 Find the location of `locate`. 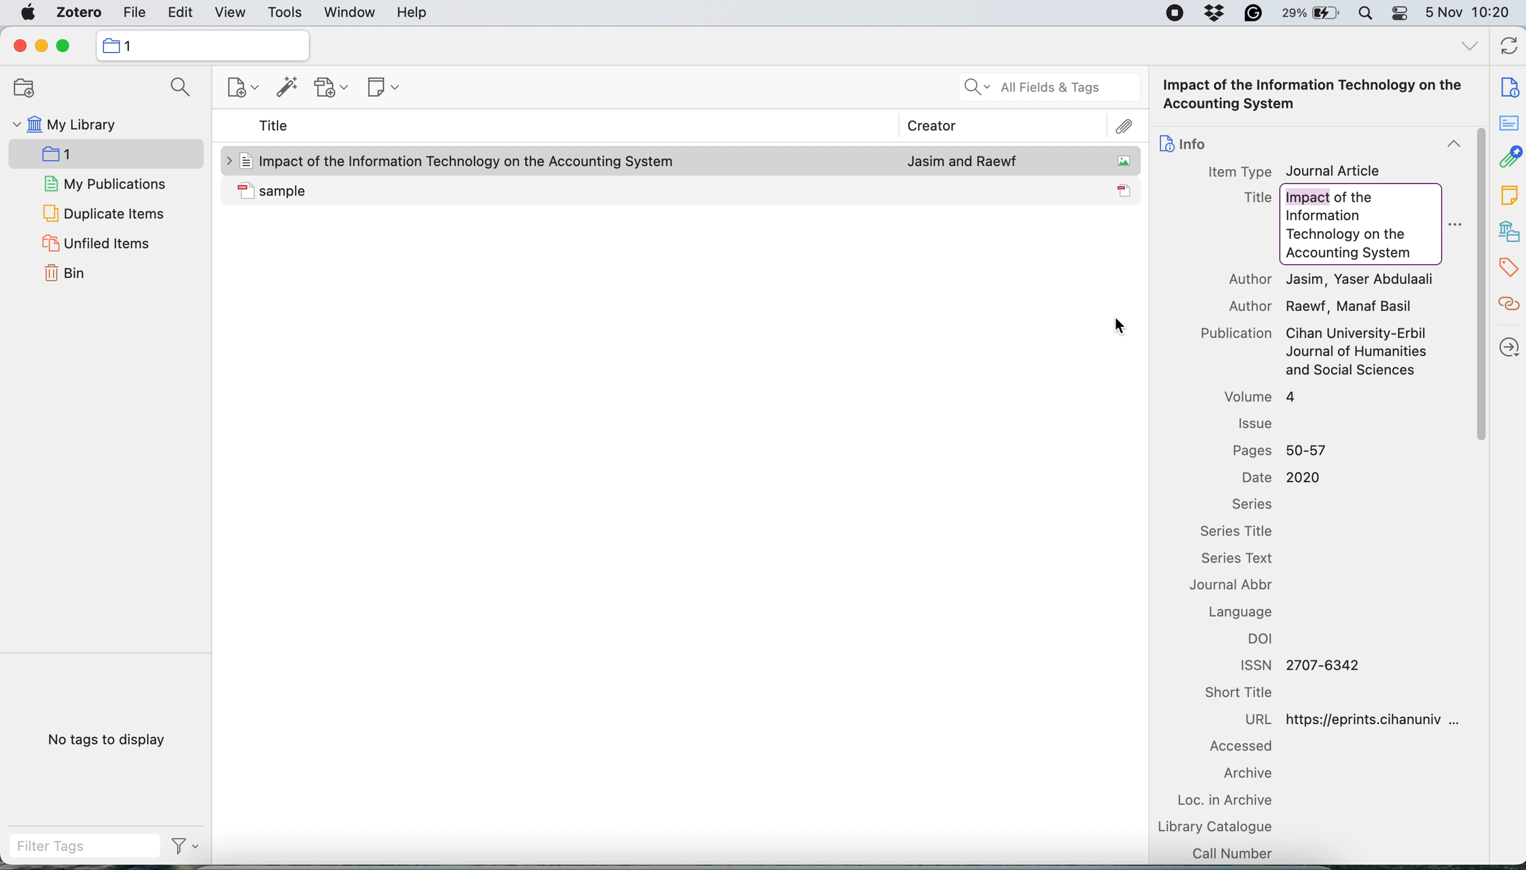

locate is located at coordinates (1507, 348).